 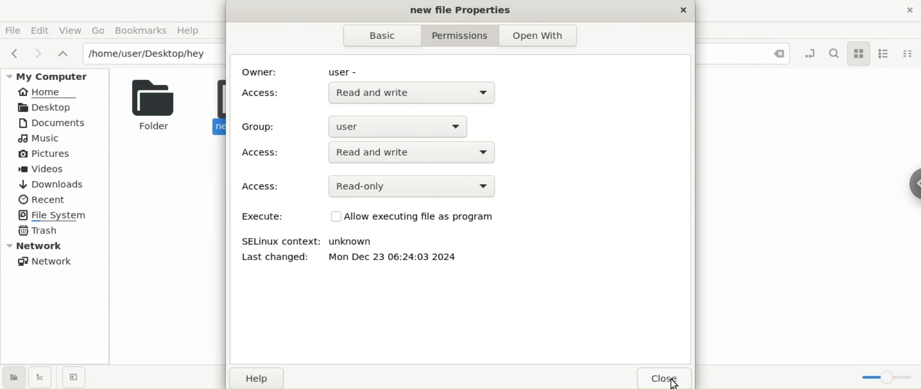 I want to click on Help, so click(x=256, y=378).